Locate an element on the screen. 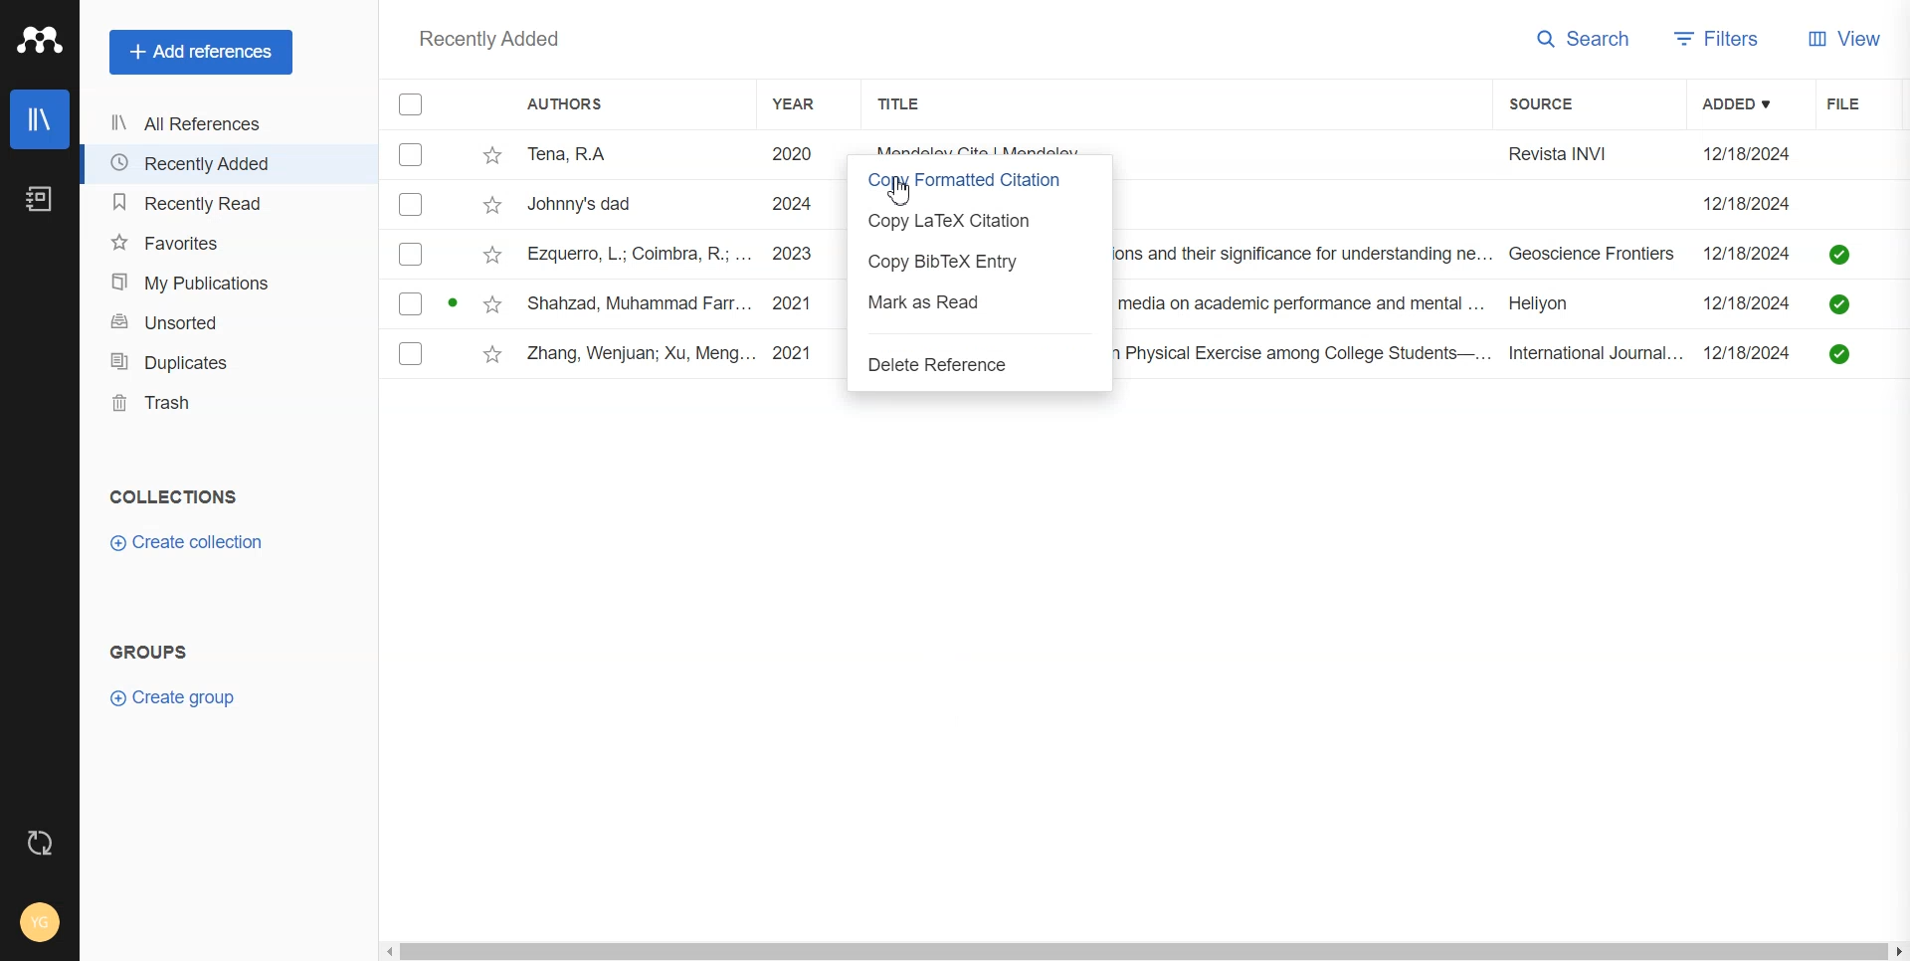 The image size is (1910, 961). COLLECTIONS is located at coordinates (175, 496).